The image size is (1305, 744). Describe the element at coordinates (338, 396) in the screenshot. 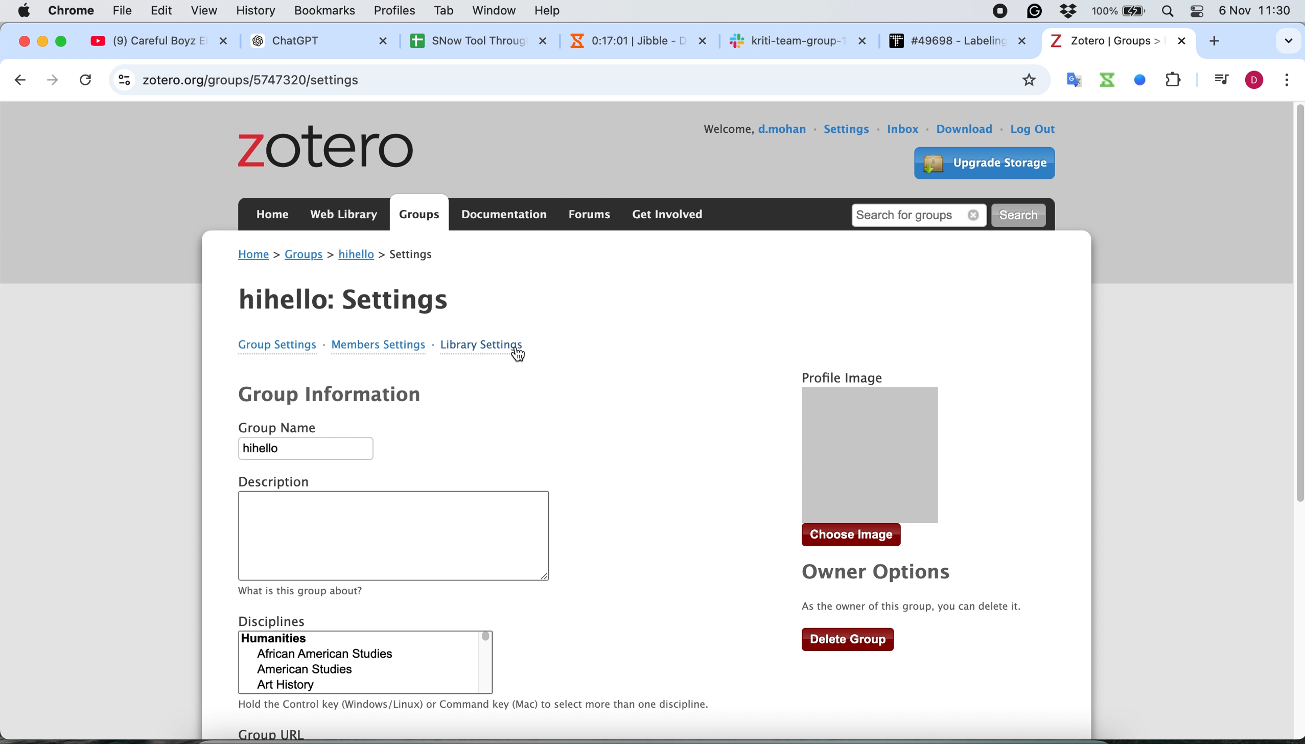

I see `Group Information` at that location.